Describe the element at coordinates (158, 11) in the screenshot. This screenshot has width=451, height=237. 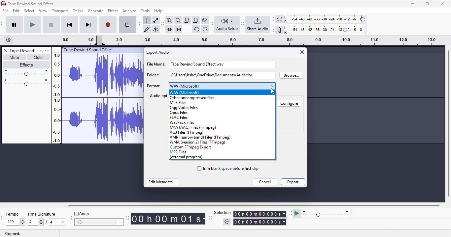
I see `help` at that location.